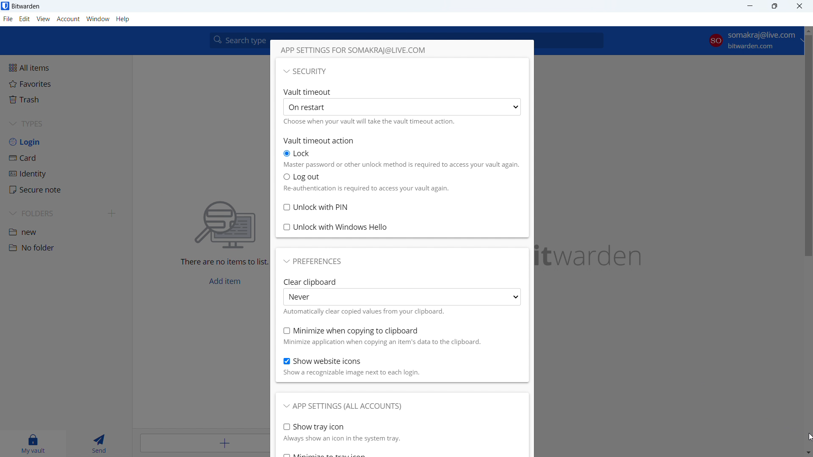 This screenshot has width=813, height=457. What do you see at coordinates (65, 83) in the screenshot?
I see `favorites` at bounding box center [65, 83].